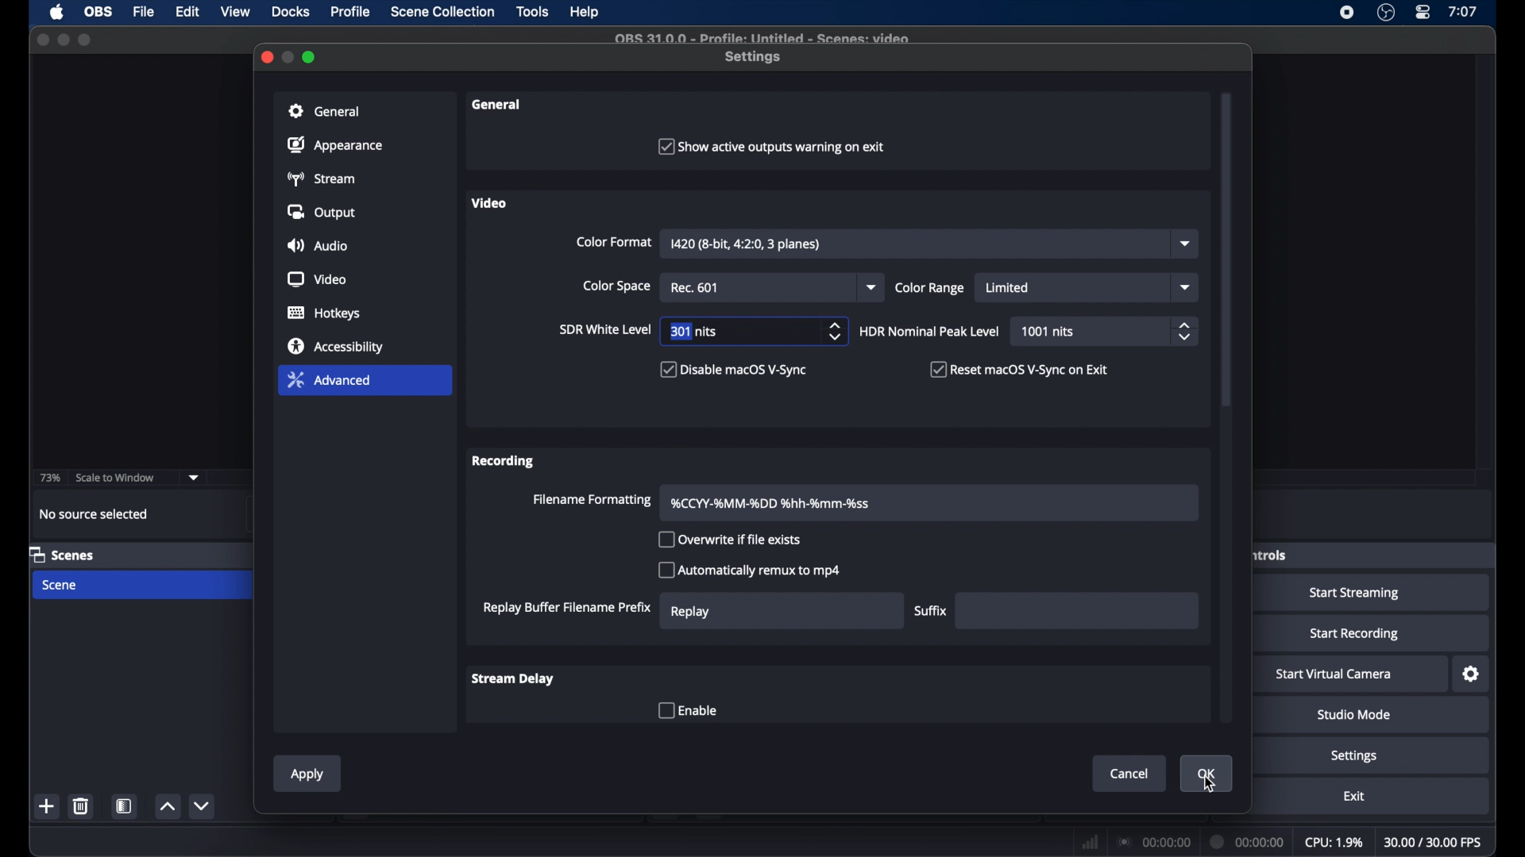 The width and height of the screenshot is (1525, 857). I want to click on studio mode, so click(1355, 715).